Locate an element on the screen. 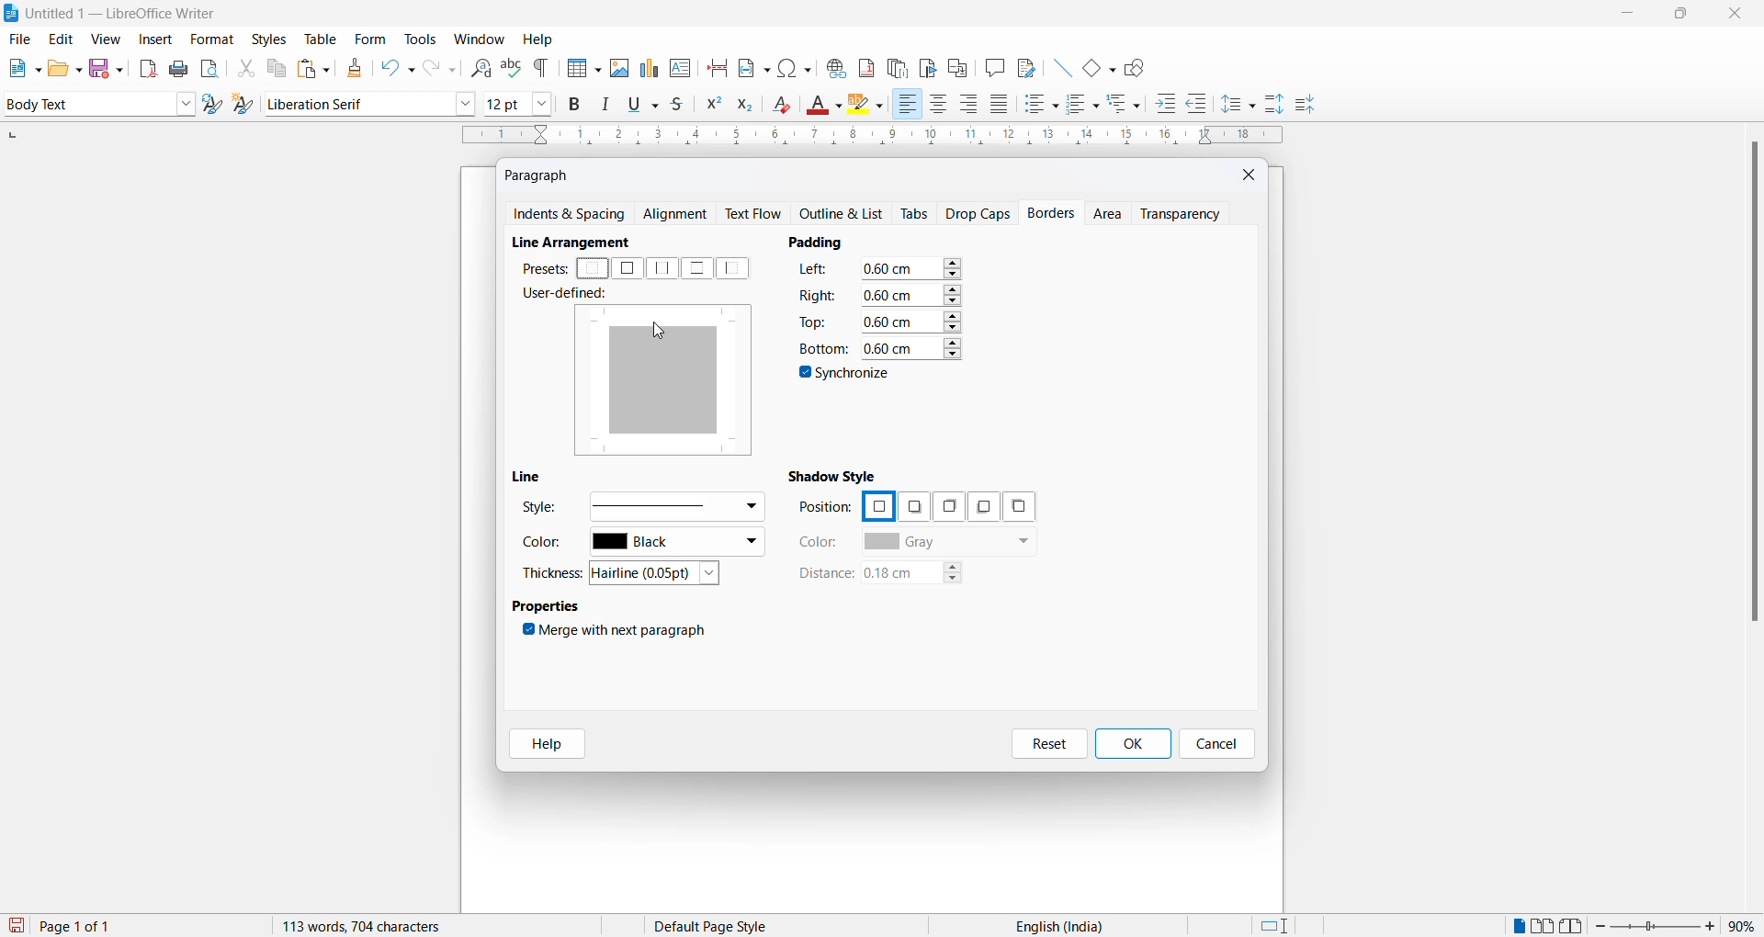  toggle ordered list is located at coordinates (1084, 105).